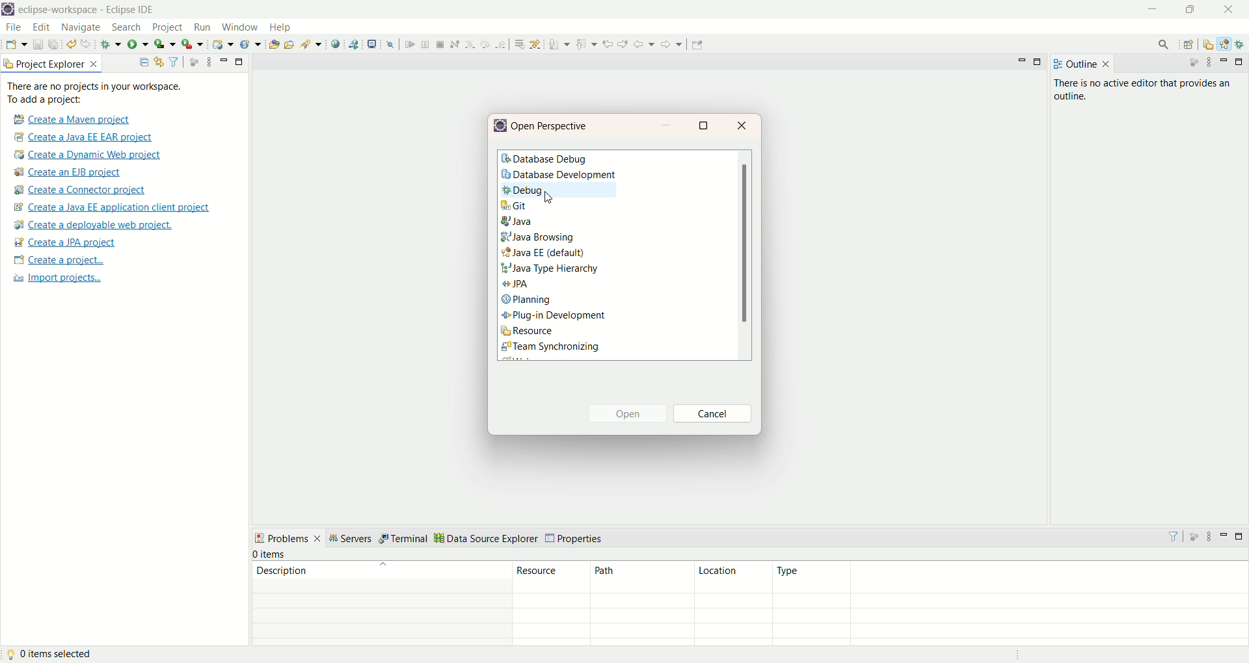 This screenshot has height=663, width=1249. What do you see at coordinates (520, 222) in the screenshot?
I see `java` at bounding box center [520, 222].